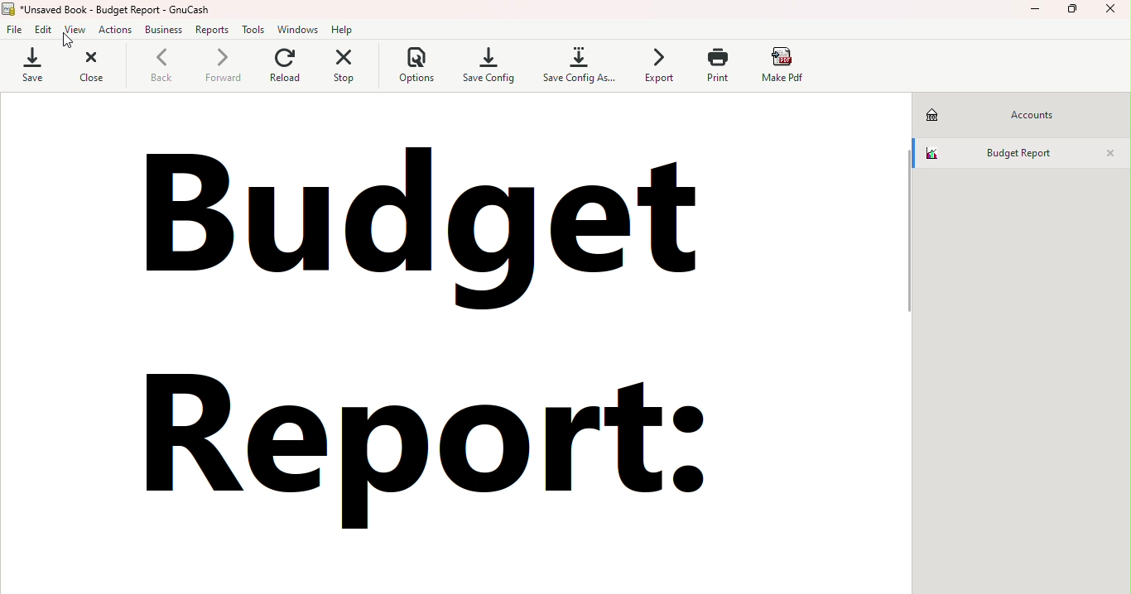 The height and width of the screenshot is (594, 1131). Describe the element at coordinates (1010, 113) in the screenshot. I see `Accounts` at that location.